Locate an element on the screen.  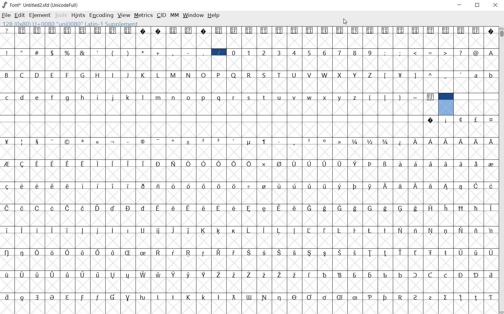
Symbol is located at coordinates (127, 230).